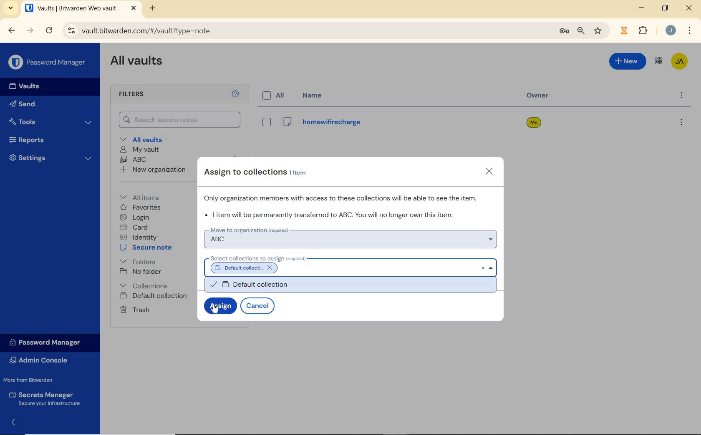 Image resolution: width=701 pixels, height=435 pixels. What do you see at coordinates (49, 343) in the screenshot?
I see `Password Manager` at bounding box center [49, 343].